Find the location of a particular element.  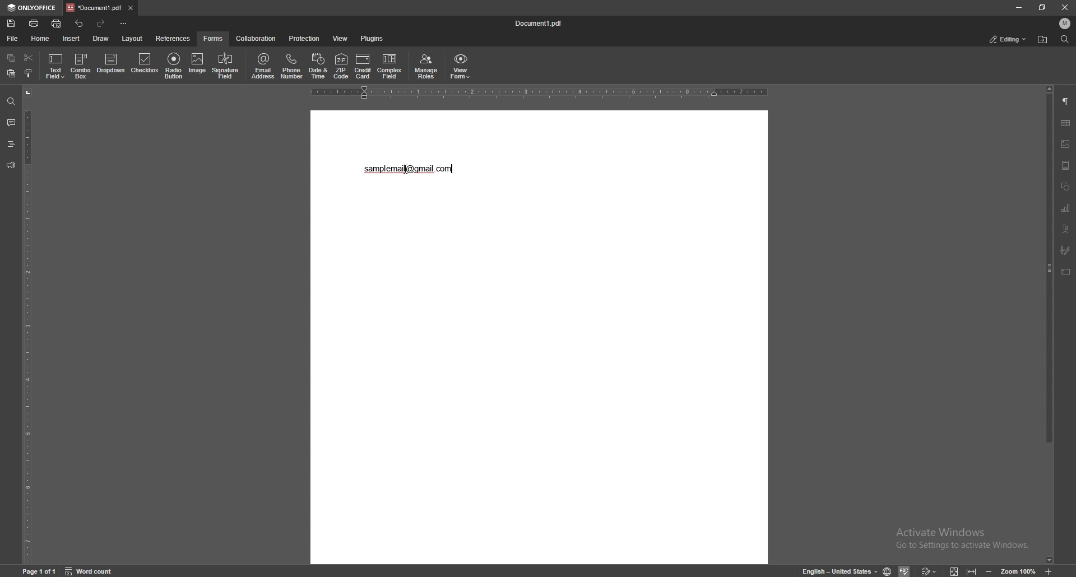

draw is located at coordinates (100, 38).